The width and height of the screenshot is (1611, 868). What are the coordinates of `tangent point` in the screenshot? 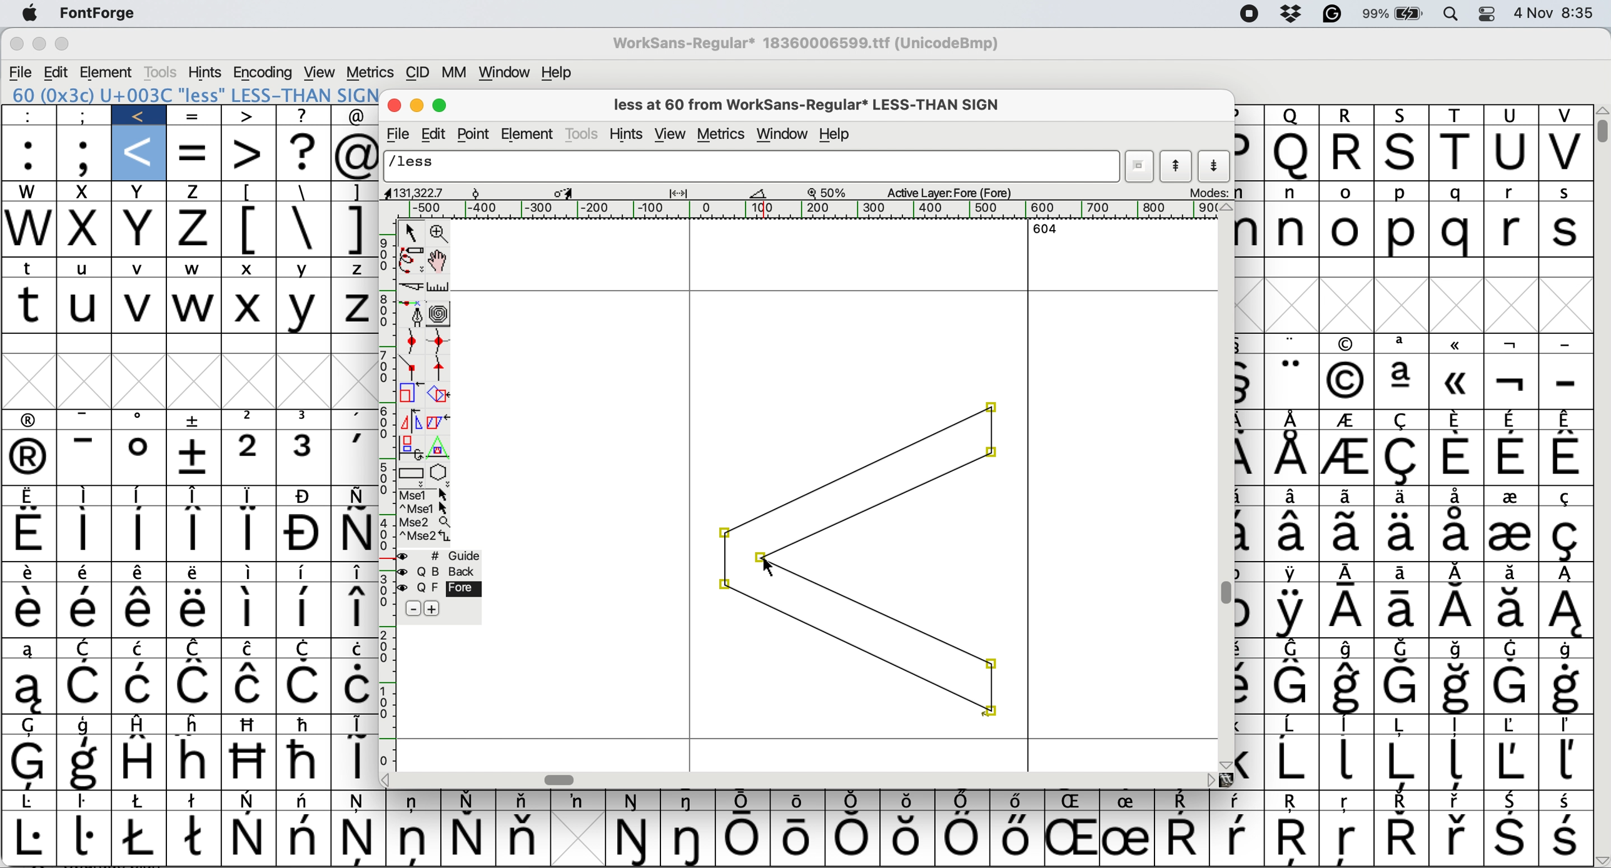 It's located at (445, 368).